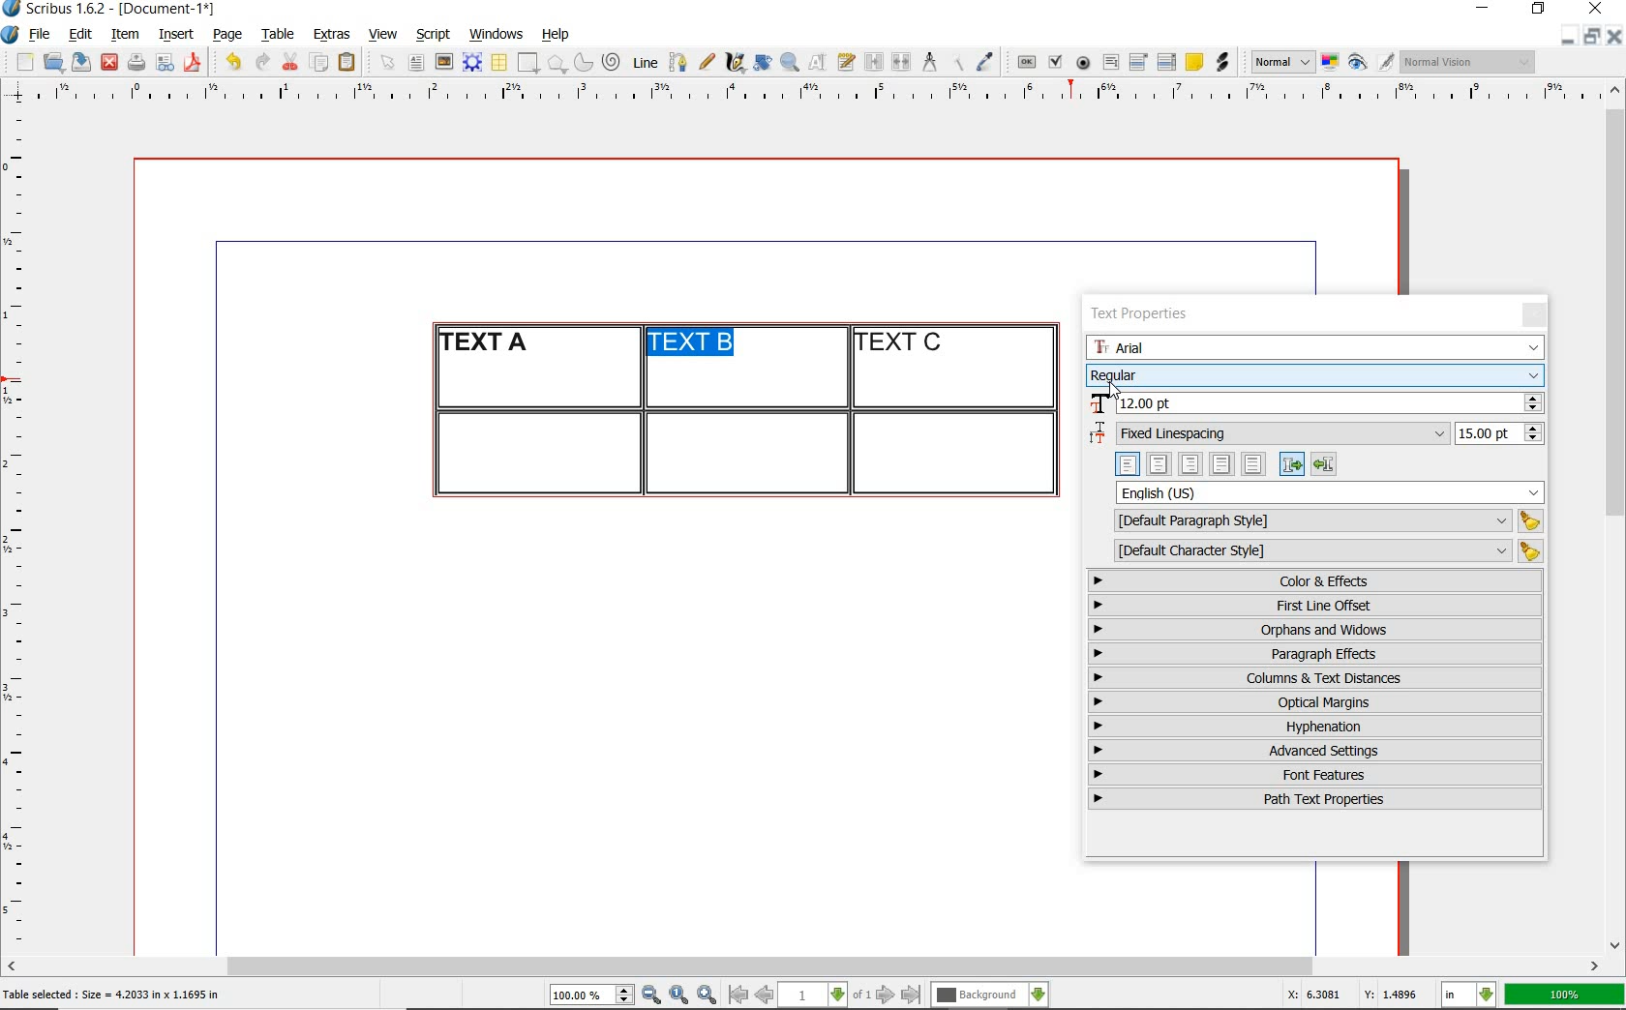 The width and height of the screenshot is (1626, 1010). I want to click on edit contents of frame, so click(818, 61).